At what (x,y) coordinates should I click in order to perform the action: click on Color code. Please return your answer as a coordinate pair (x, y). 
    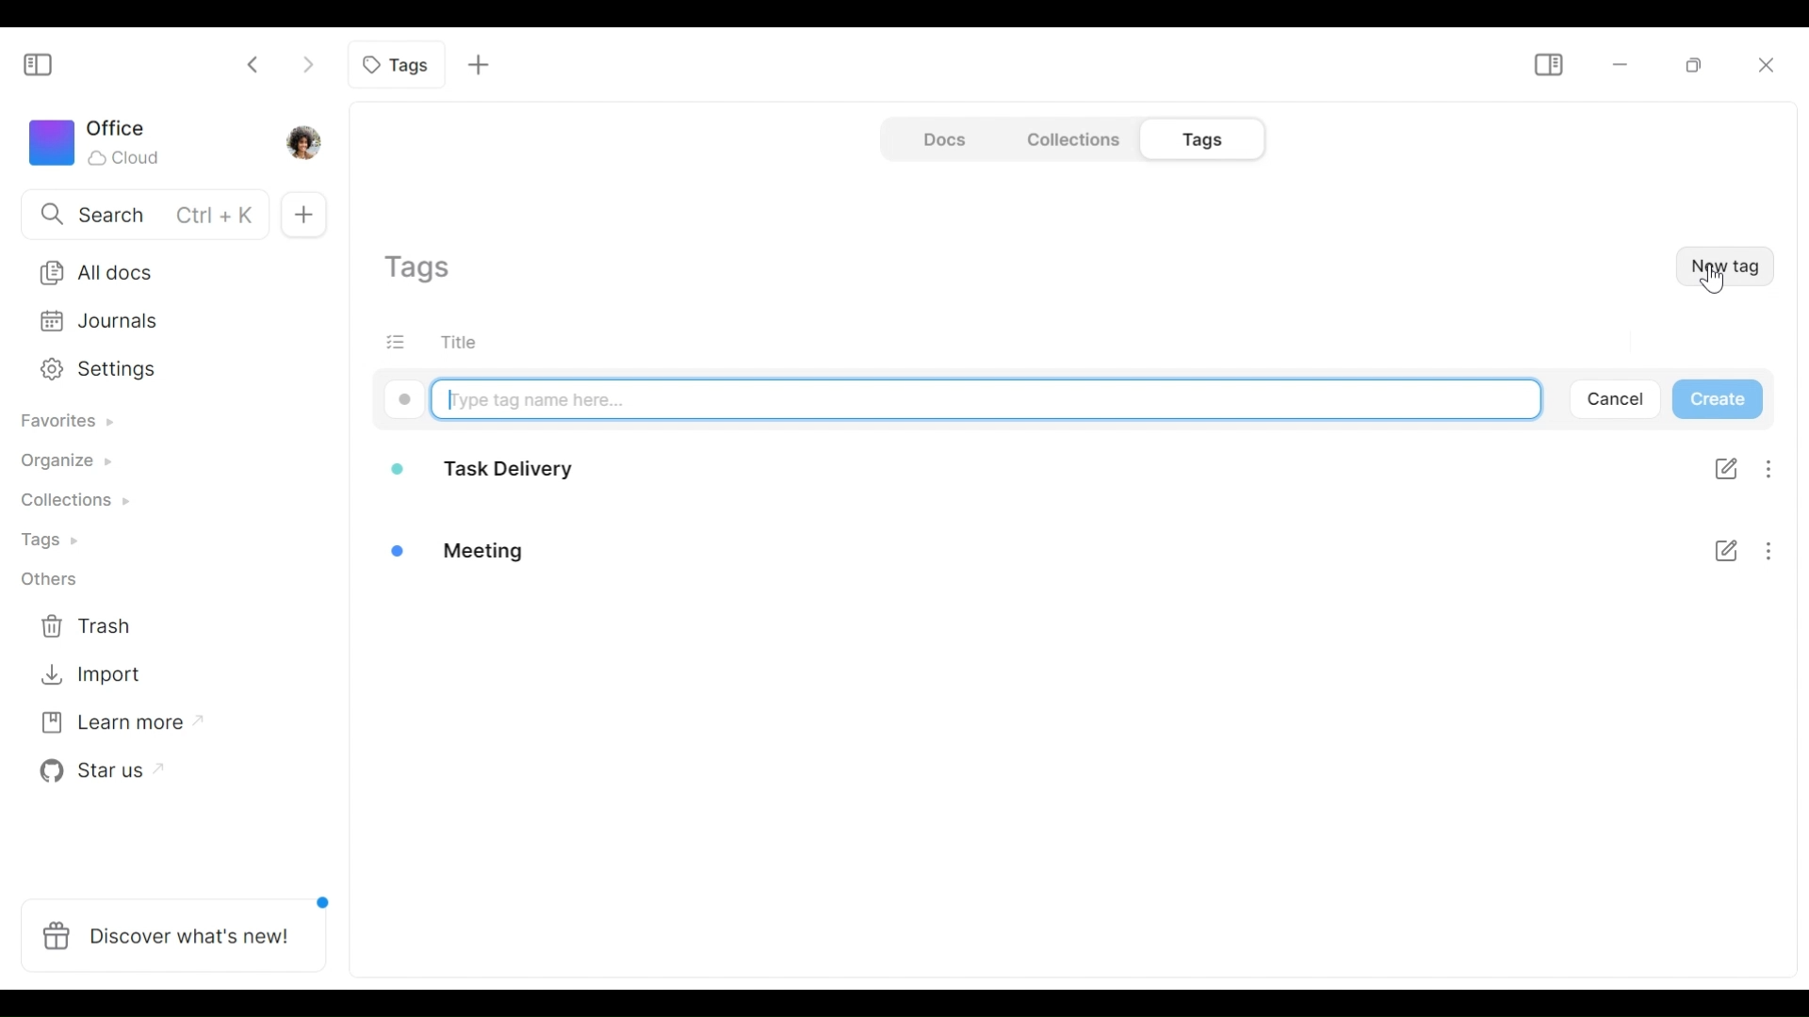
    Looking at the image, I should click on (404, 398).